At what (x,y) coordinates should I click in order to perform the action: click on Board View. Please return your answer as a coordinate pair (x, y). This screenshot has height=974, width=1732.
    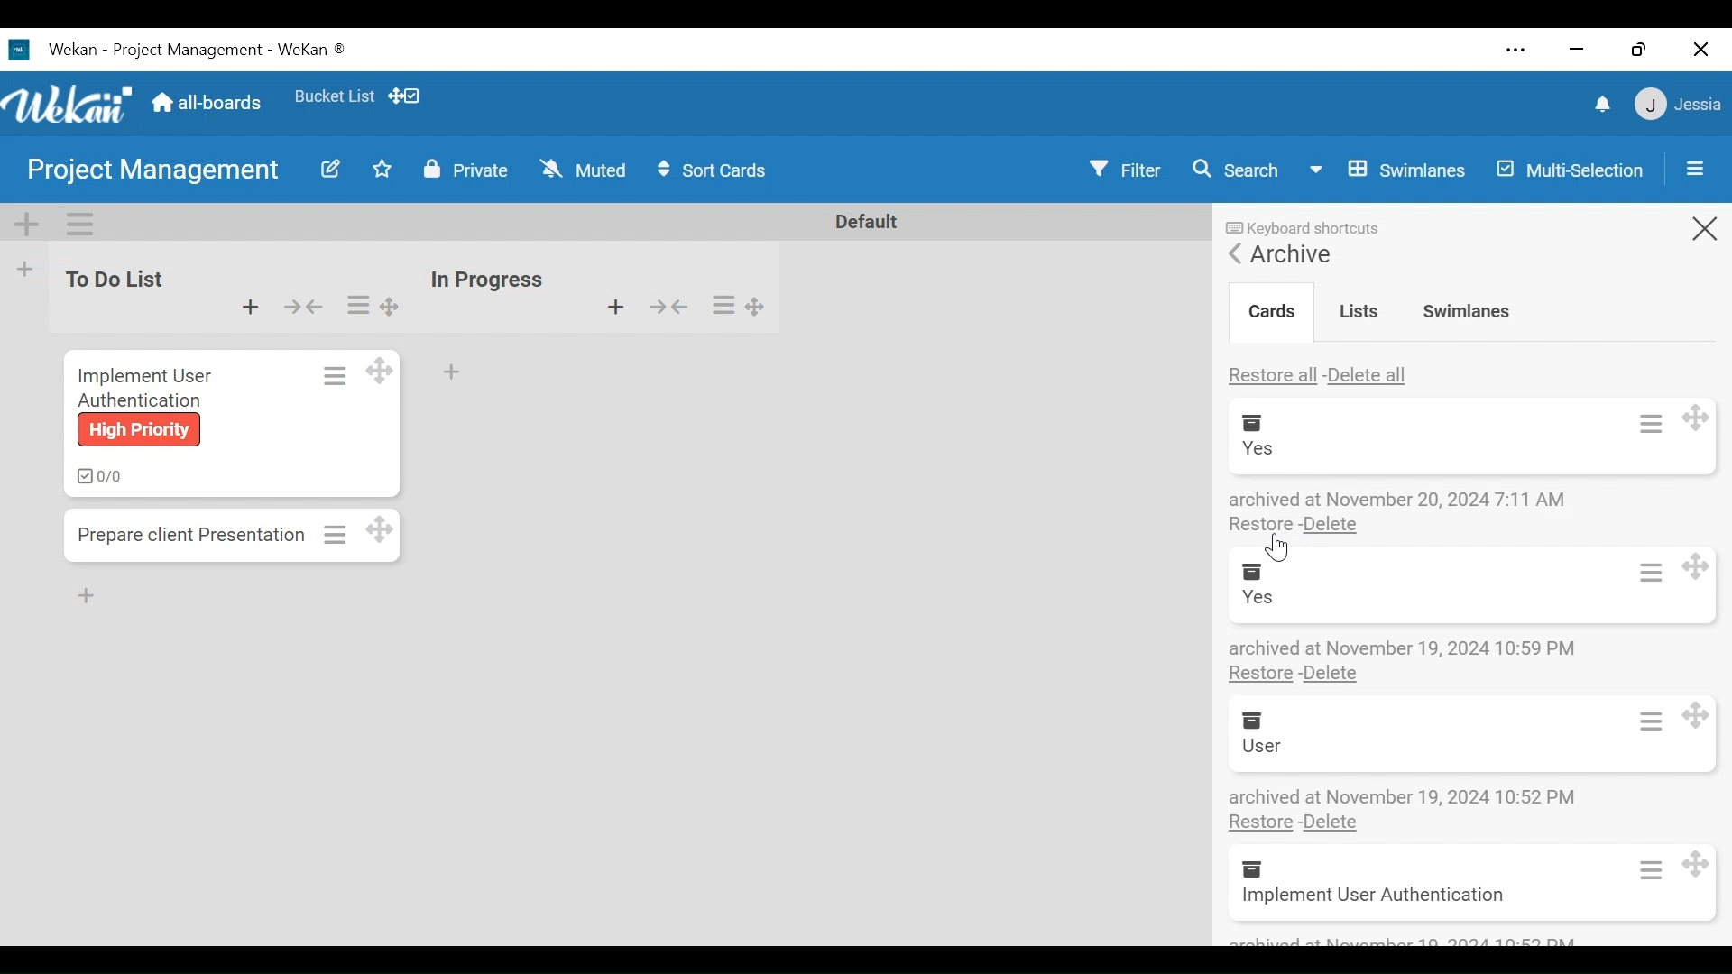
    Looking at the image, I should click on (1385, 170).